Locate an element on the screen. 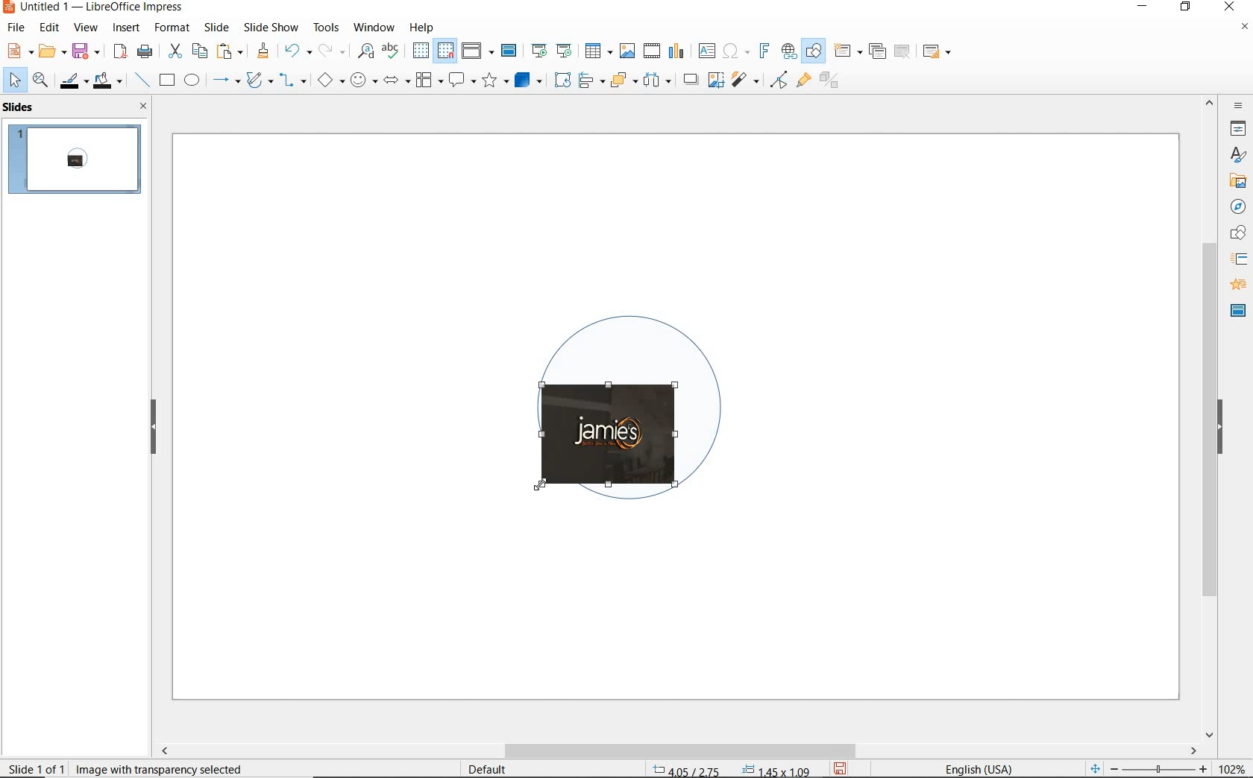 This screenshot has width=1253, height=778. slide transition is located at coordinates (1238, 259).